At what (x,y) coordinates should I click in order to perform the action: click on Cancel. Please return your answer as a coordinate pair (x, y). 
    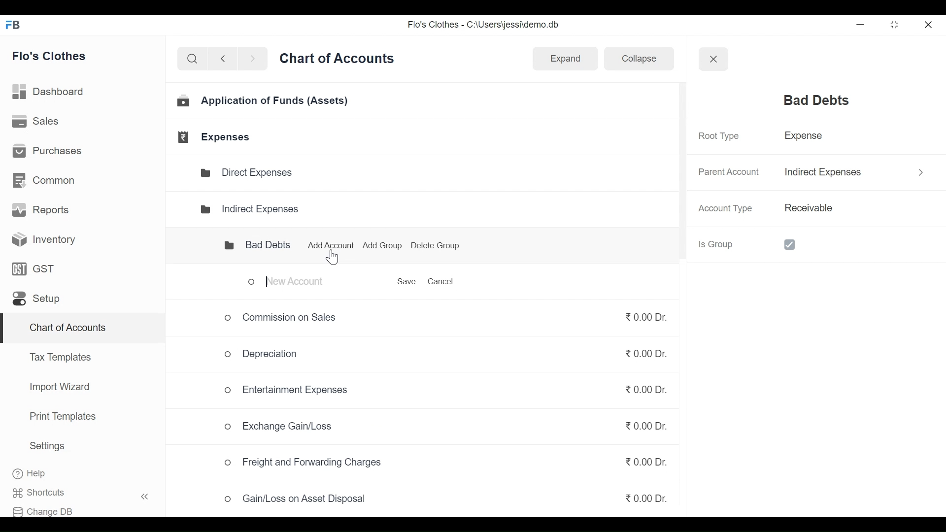
    Looking at the image, I should click on (444, 282).